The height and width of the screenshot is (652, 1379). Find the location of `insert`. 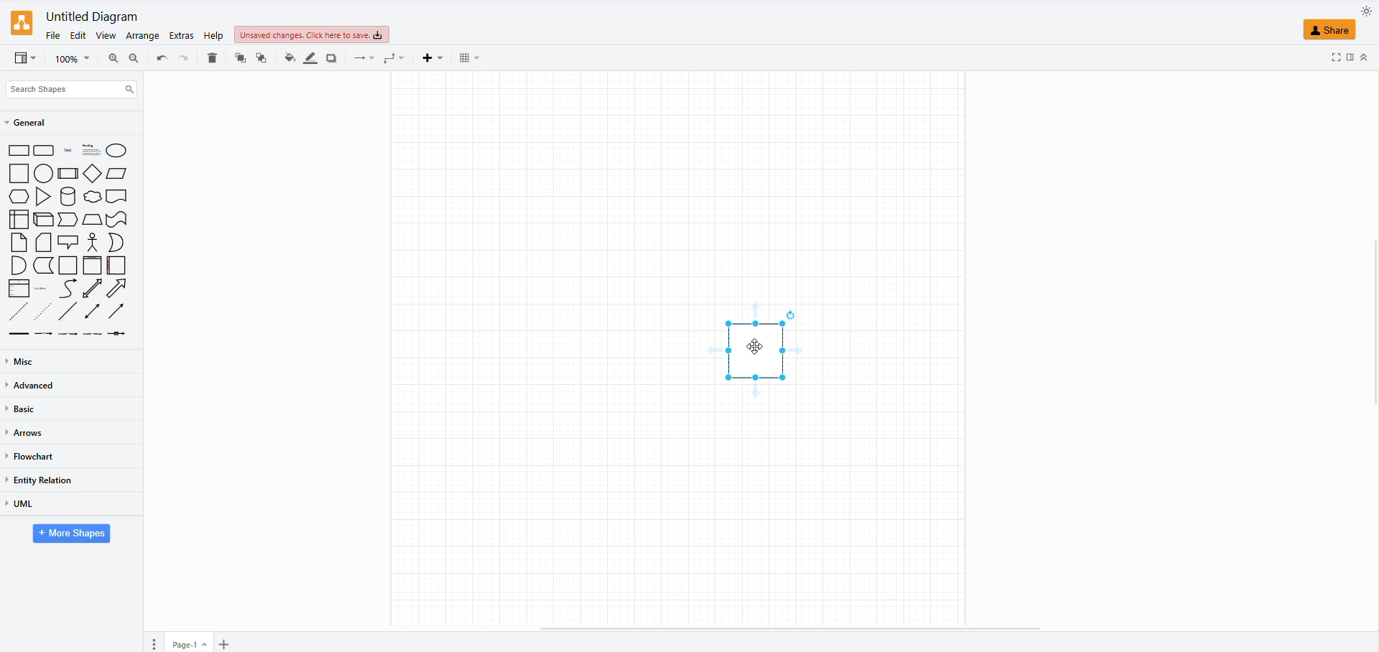

insert is located at coordinates (435, 58).